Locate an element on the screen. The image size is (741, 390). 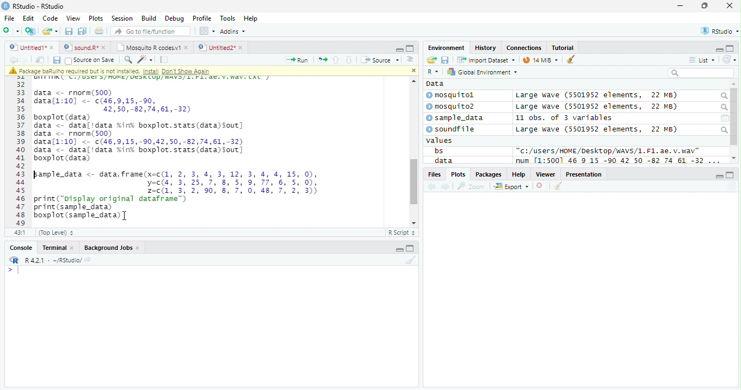
data is located at coordinates (442, 160).